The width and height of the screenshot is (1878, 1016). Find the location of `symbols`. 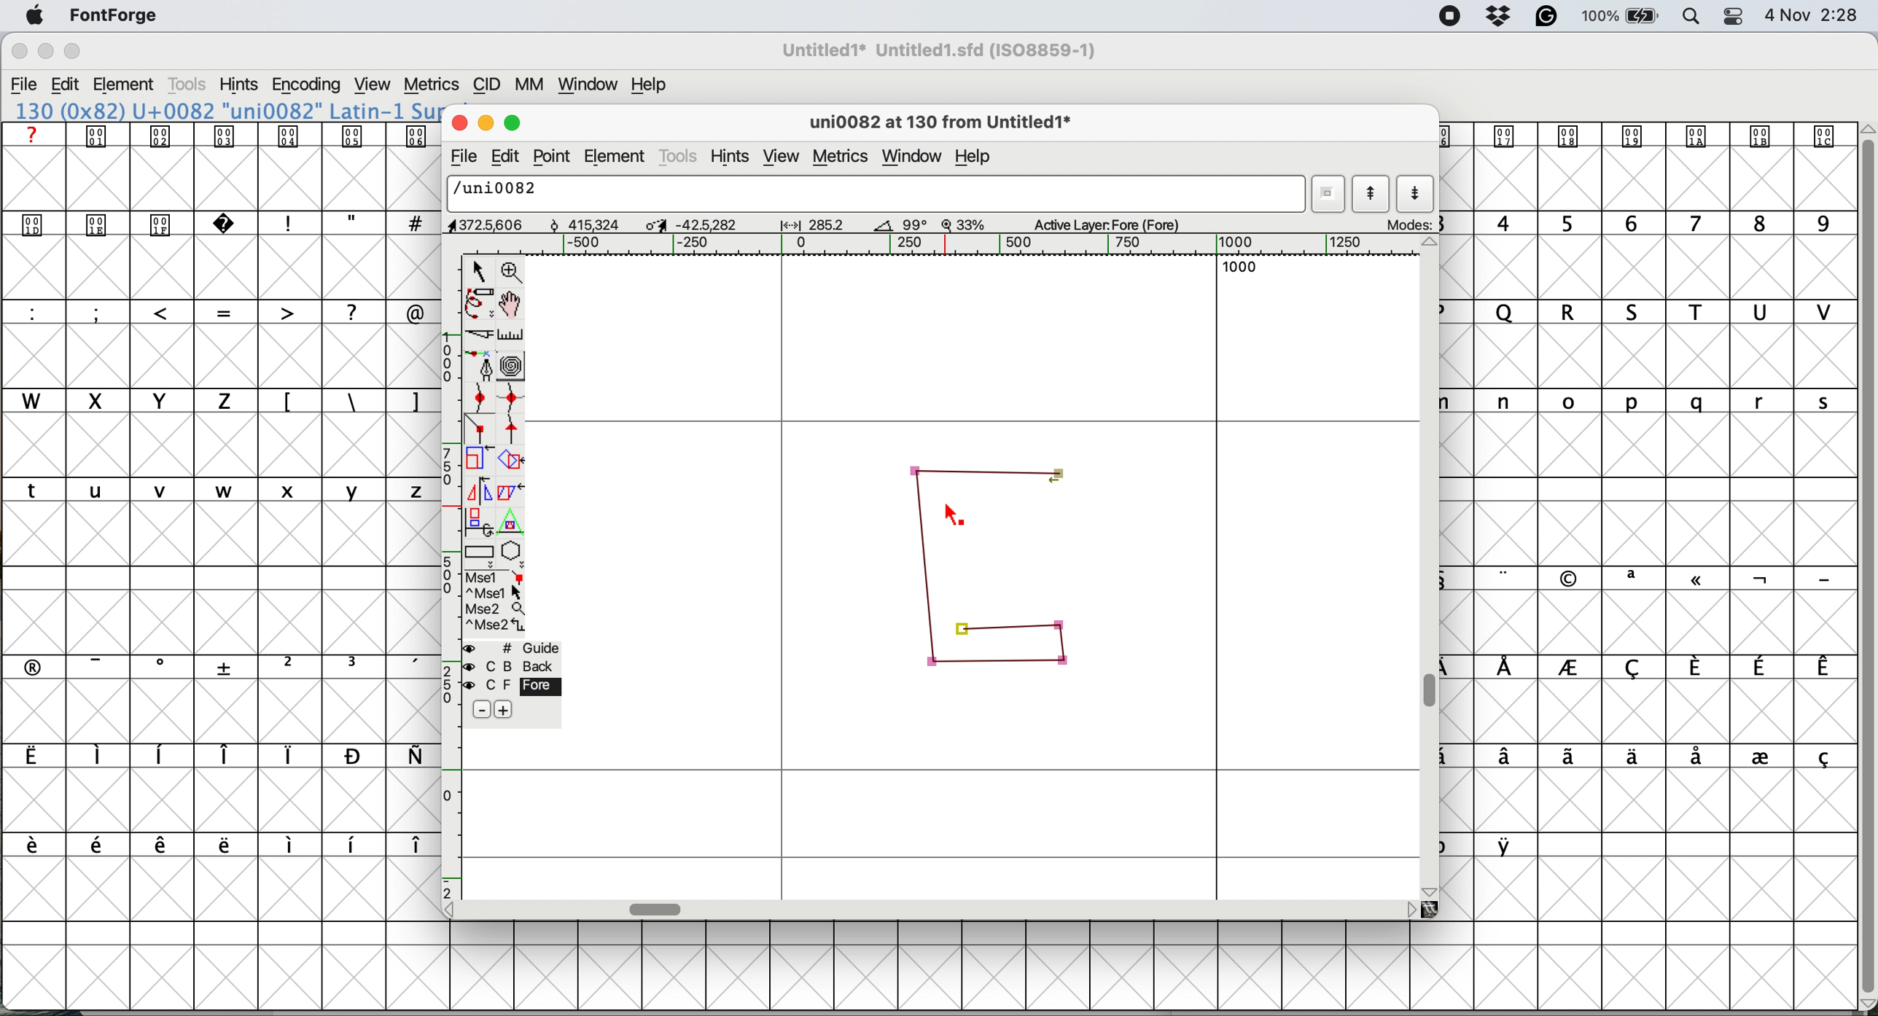

symbols is located at coordinates (1665, 668).